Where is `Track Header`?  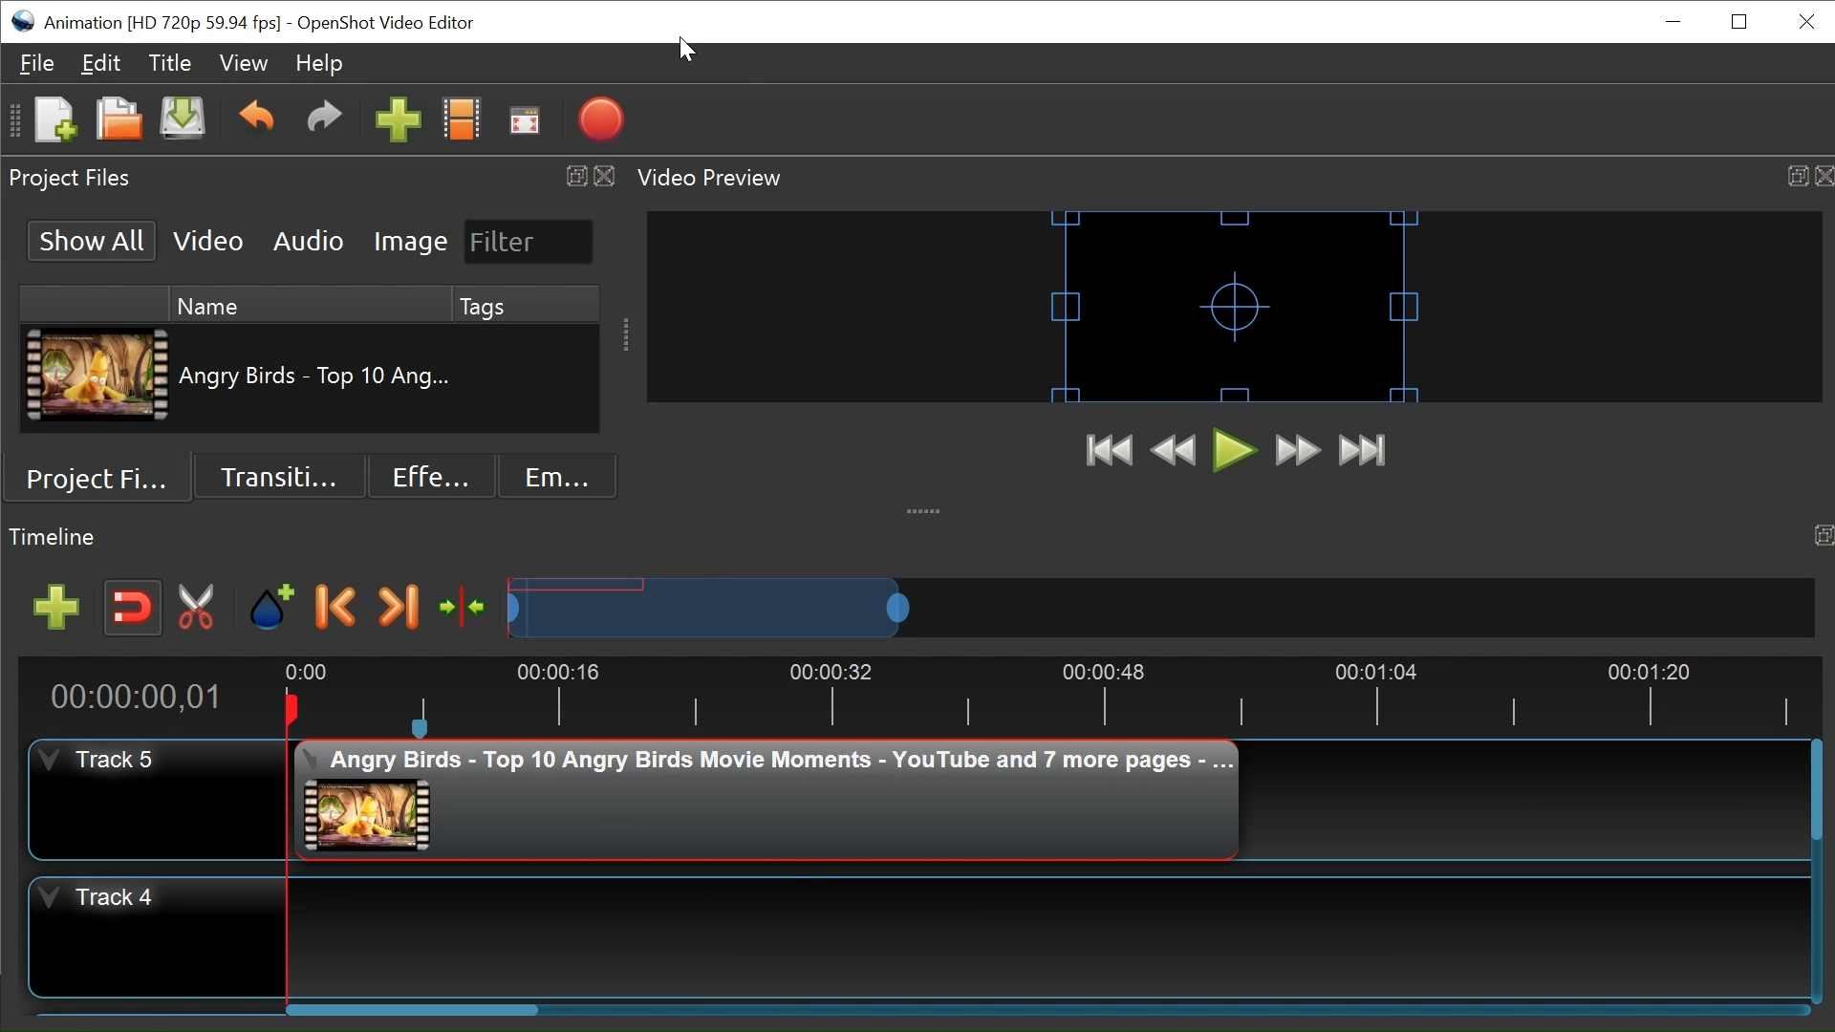
Track Header is located at coordinates (158, 940).